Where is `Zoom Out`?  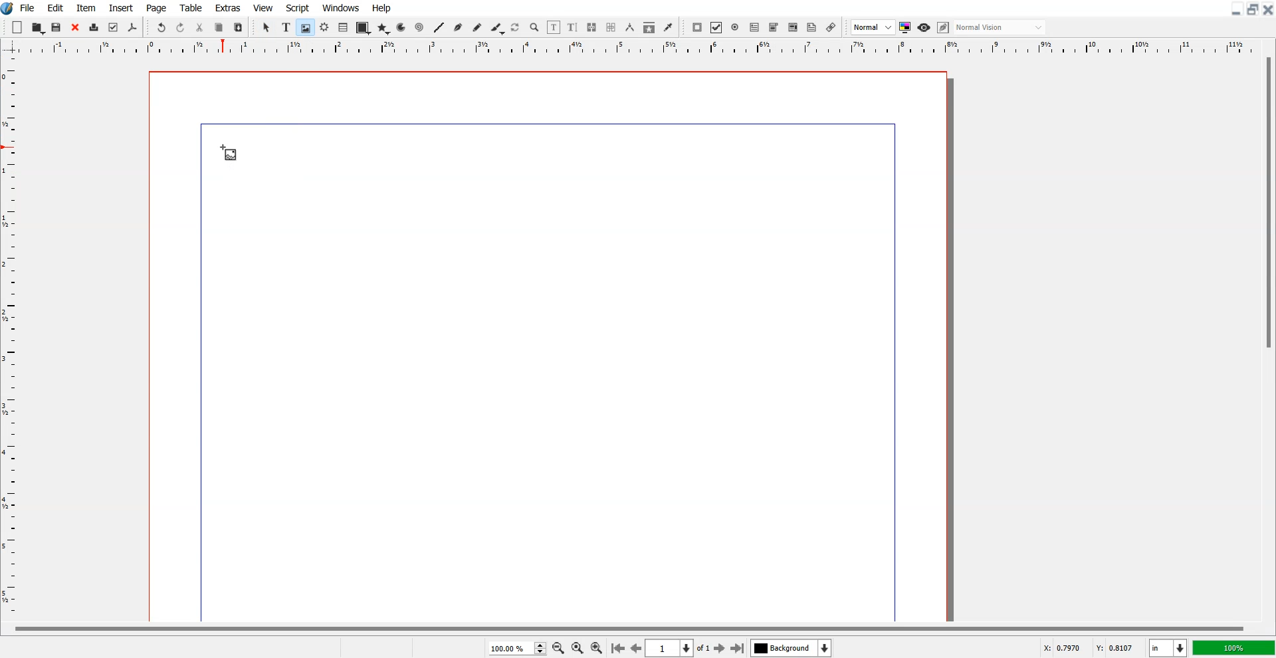 Zoom Out is located at coordinates (558, 647).